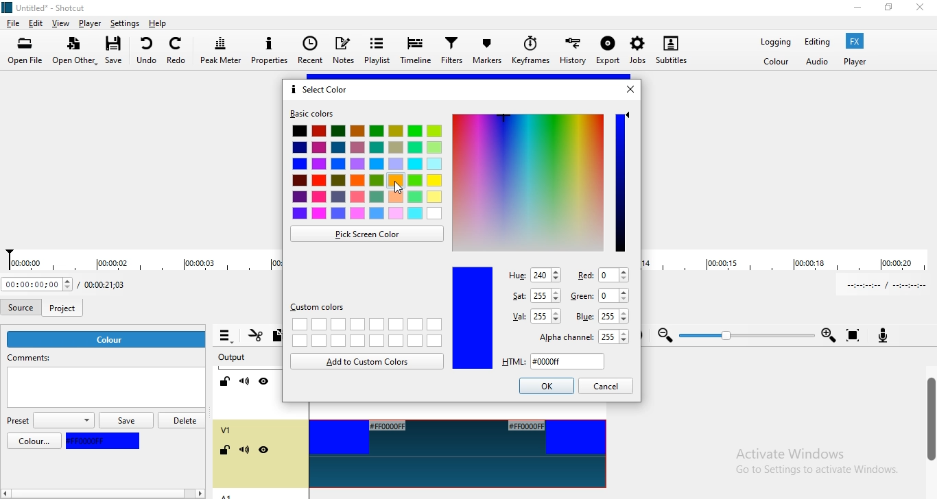  What do you see at coordinates (12, 23) in the screenshot?
I see `File` at bounding box center [12, 23].